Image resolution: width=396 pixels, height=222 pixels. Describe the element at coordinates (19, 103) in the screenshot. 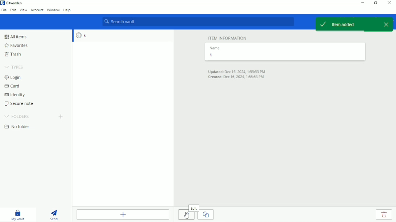

I see `Secure note` at that location.